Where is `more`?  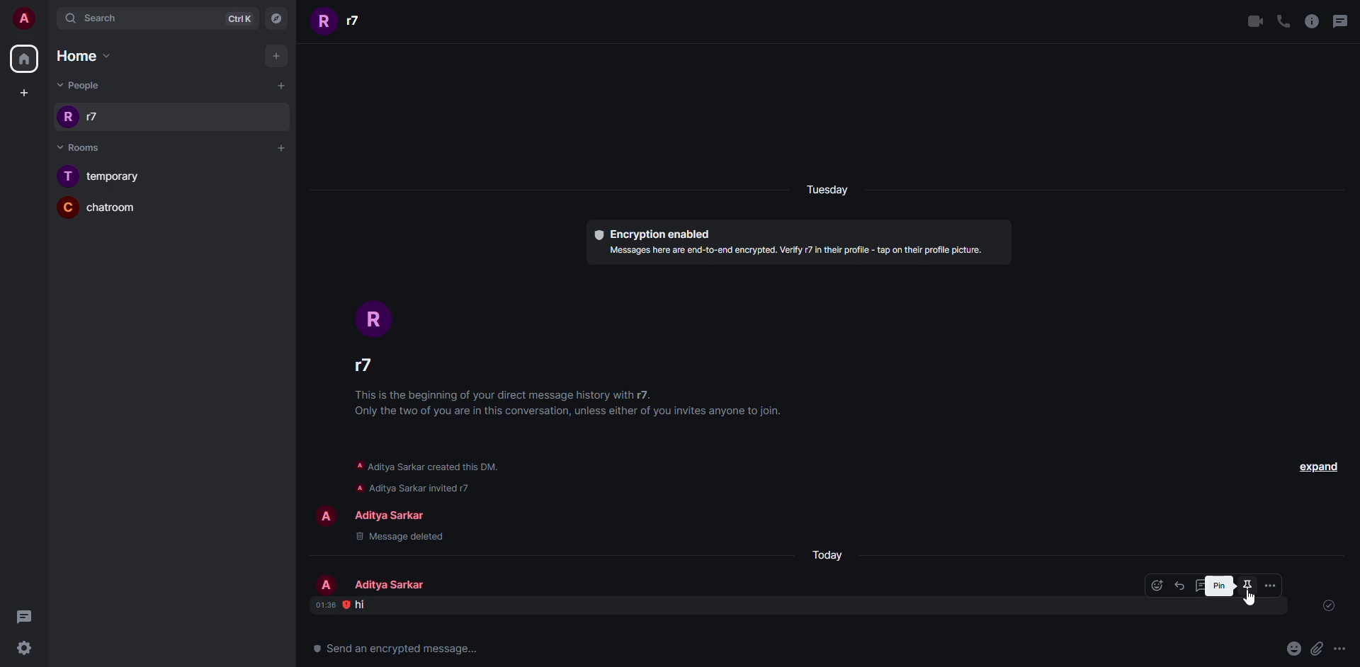 more is located at coordinates (1270, 585).